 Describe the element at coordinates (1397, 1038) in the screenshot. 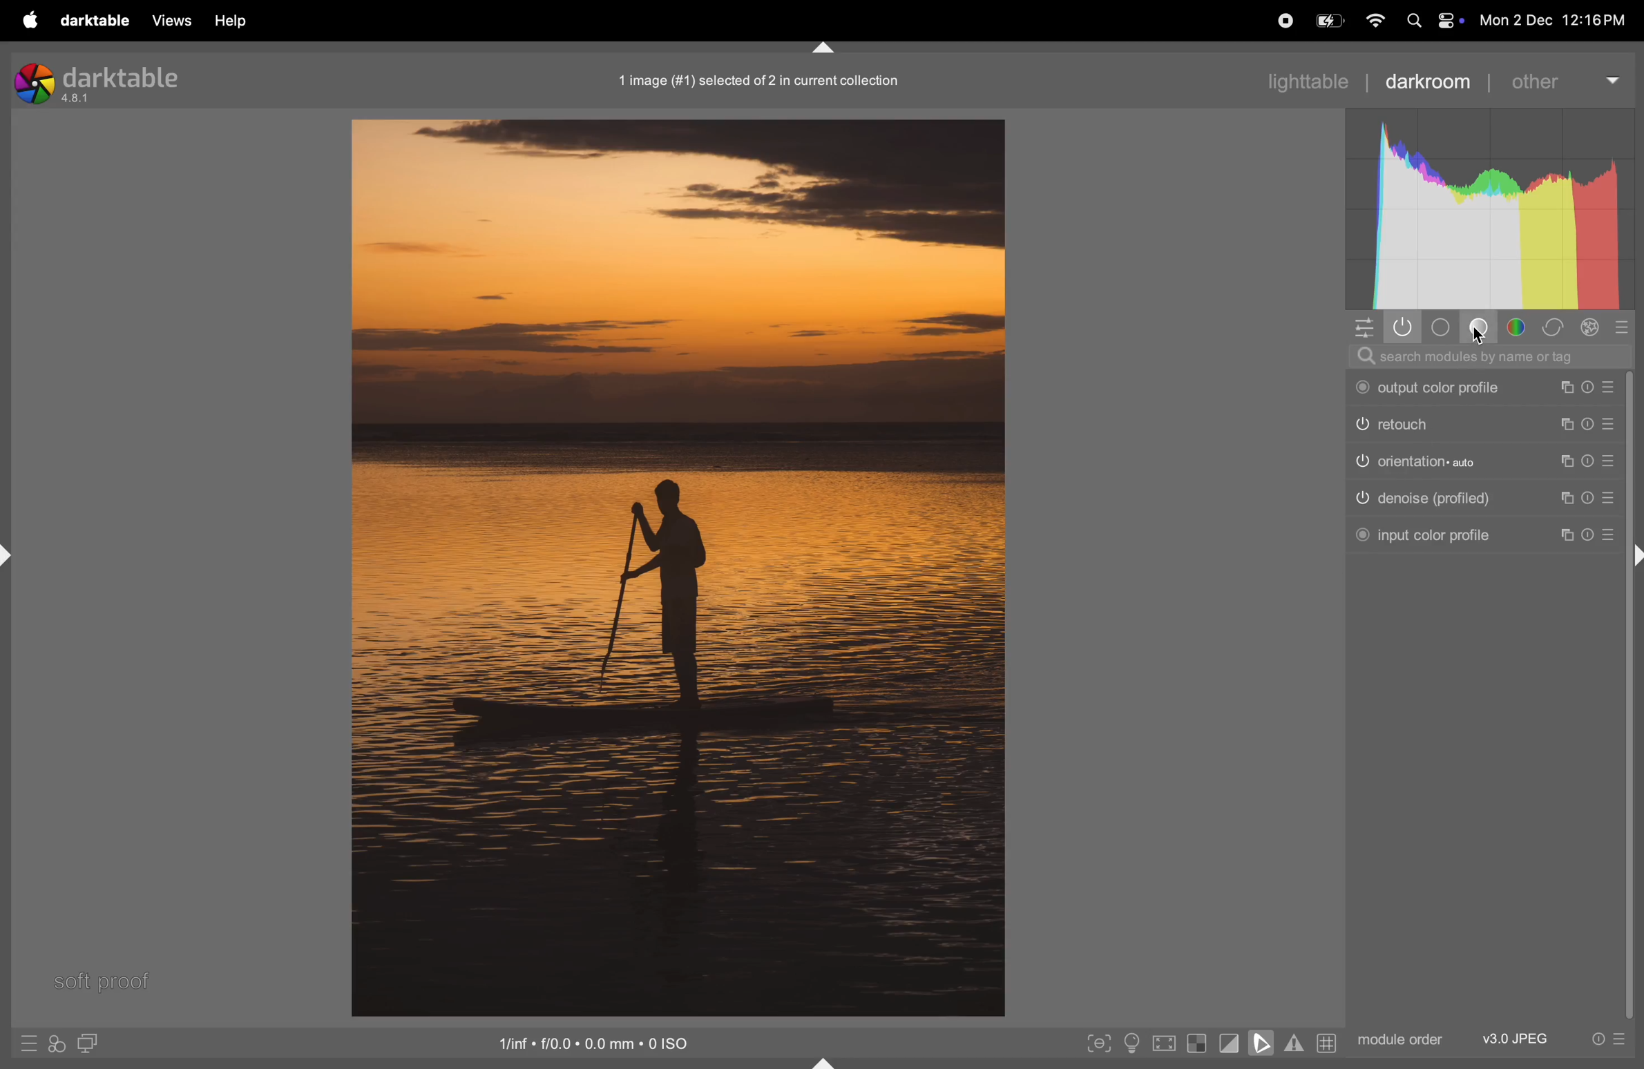

I see `module order ` at that location.